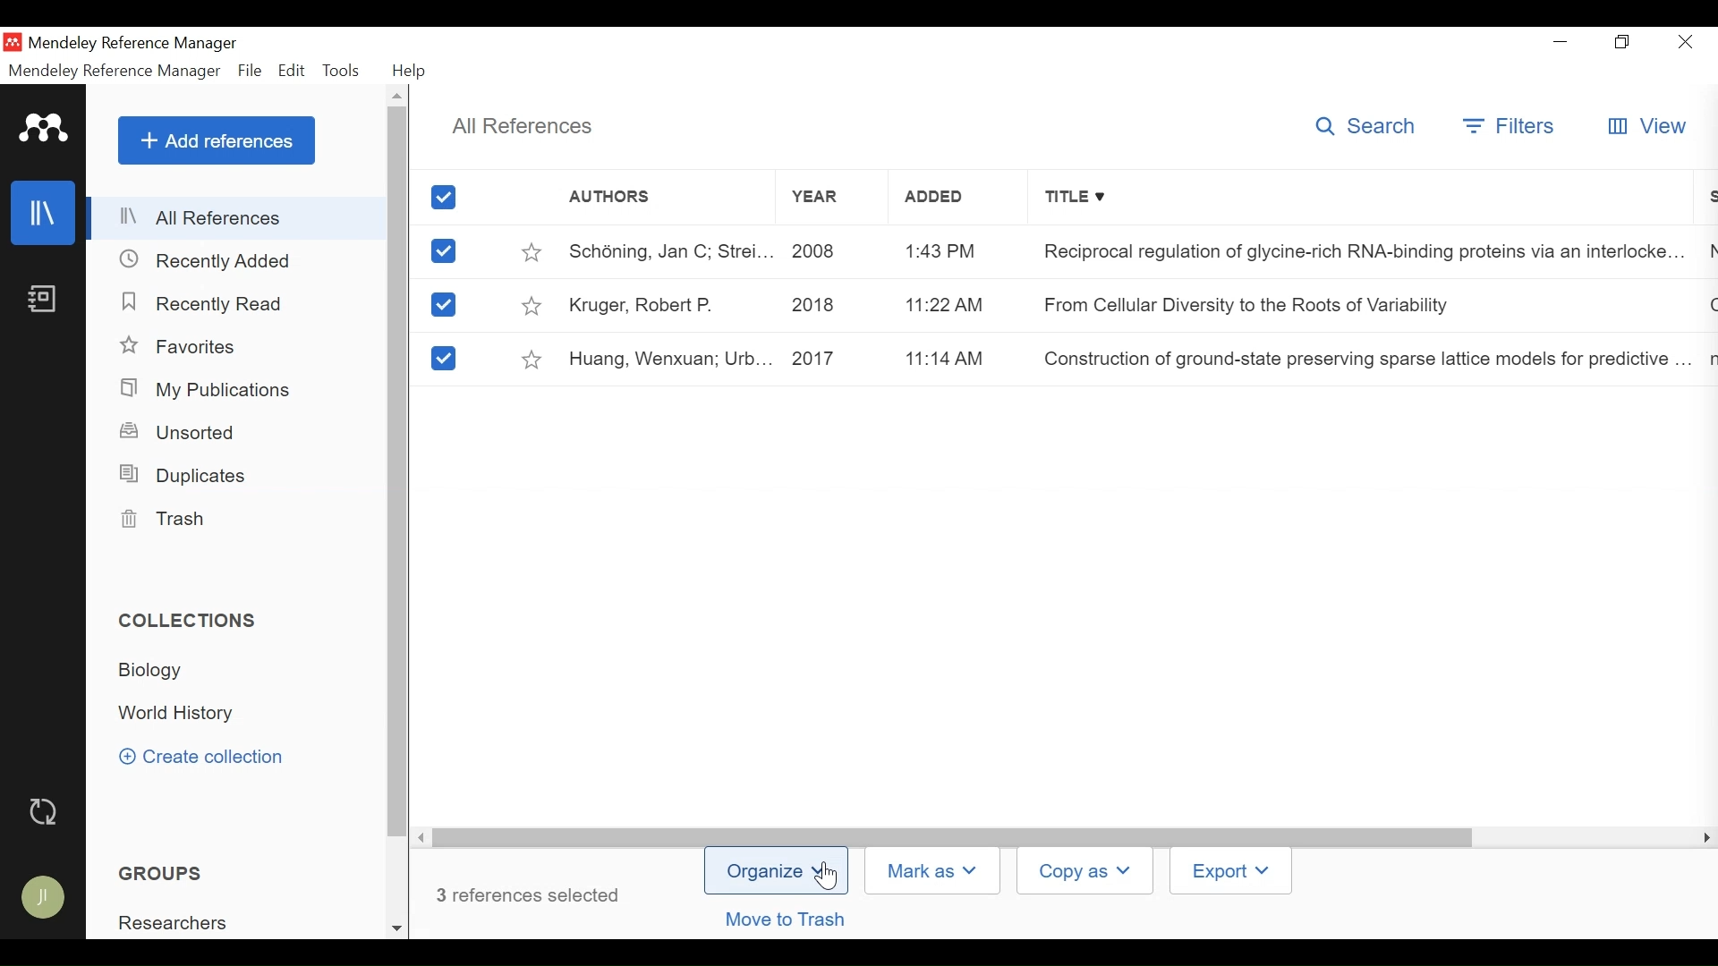 The width and height of the screenshot is (1718, 966). What do you see at coordinates (250, 71) in the screenshot?
I see `File` at bounding box center [250, 71].